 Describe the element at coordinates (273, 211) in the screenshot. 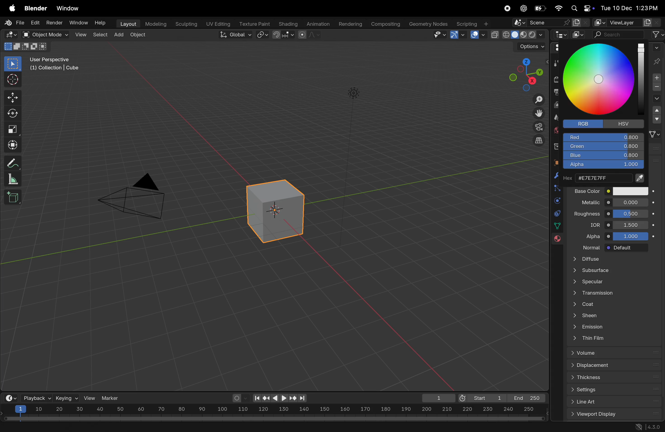

I see `3D cube ` at that location.